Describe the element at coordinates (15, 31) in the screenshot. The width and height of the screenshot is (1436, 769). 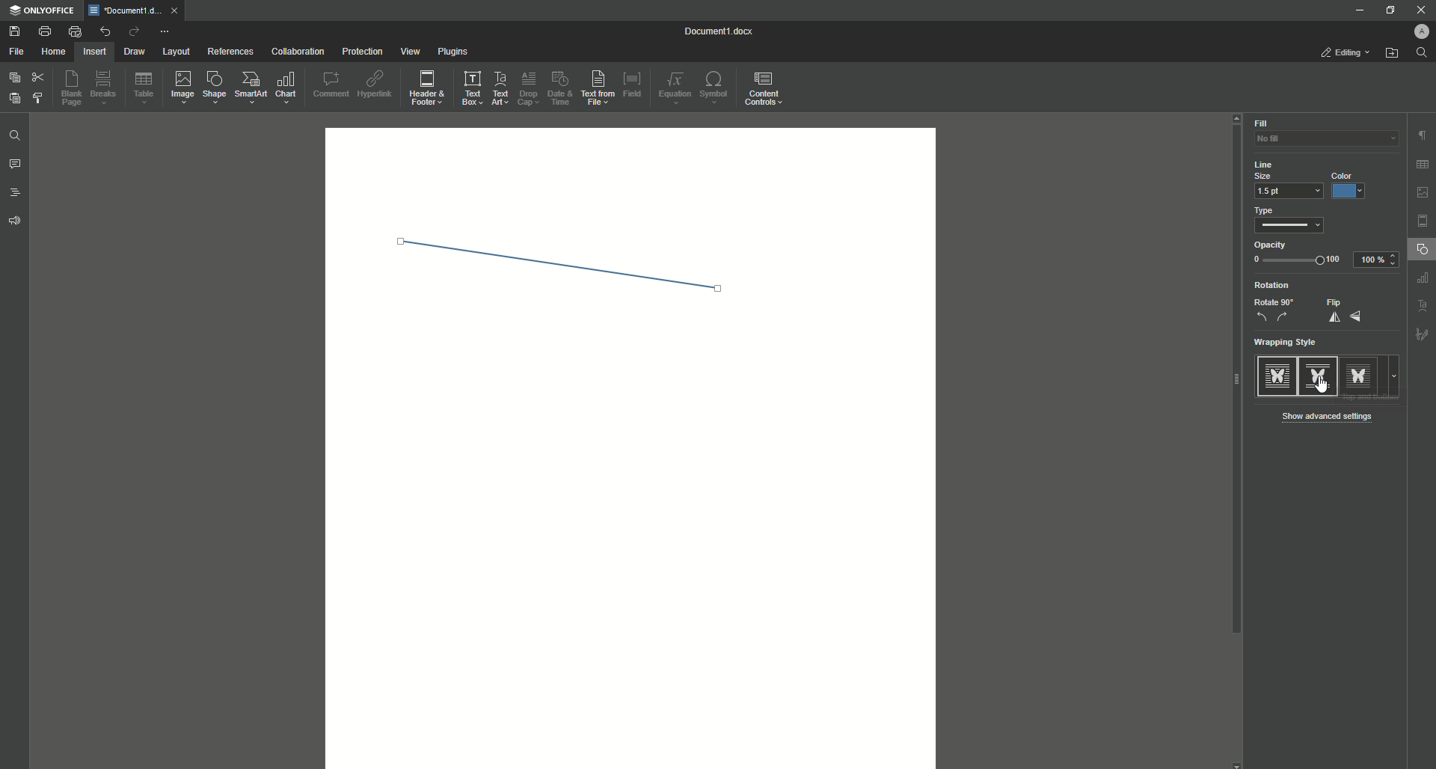
I see `Save` at that location.